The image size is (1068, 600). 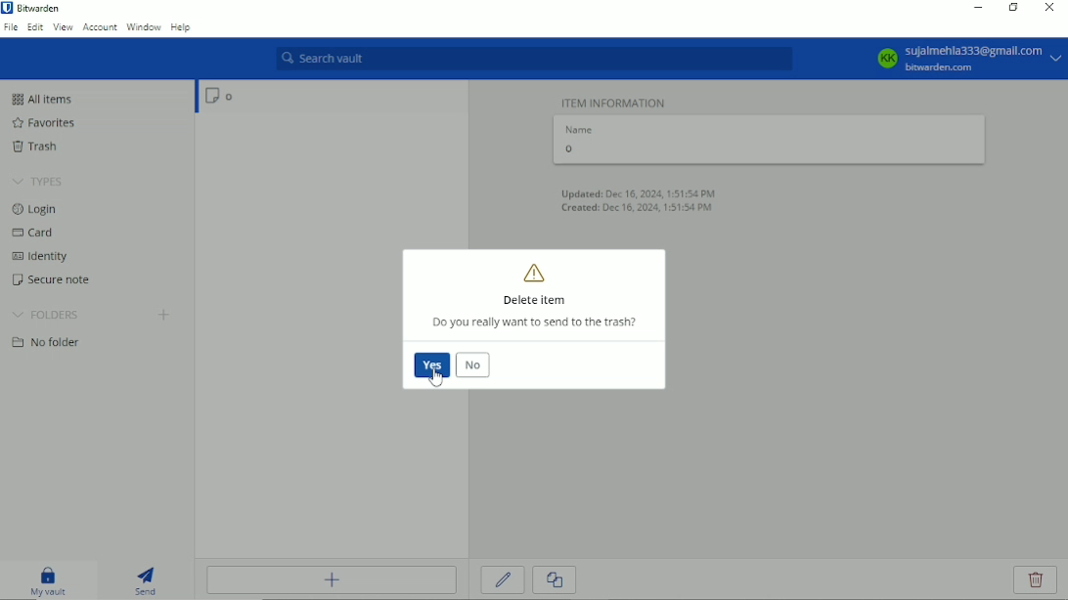 I want to click on Help, so click(x=182, y=26).